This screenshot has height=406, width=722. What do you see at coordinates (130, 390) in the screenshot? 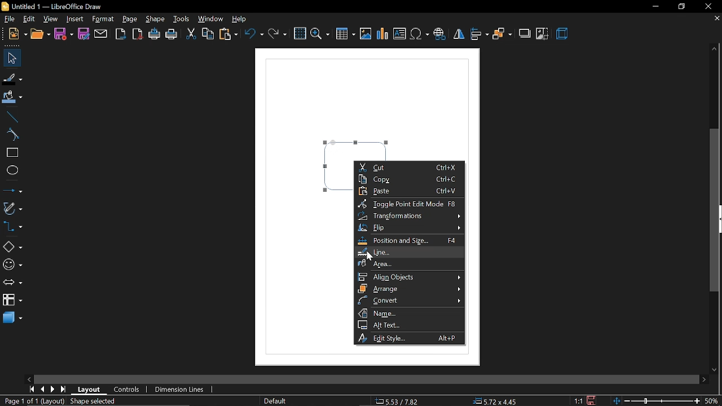
I see `controls` at bounding box center [130, 390].